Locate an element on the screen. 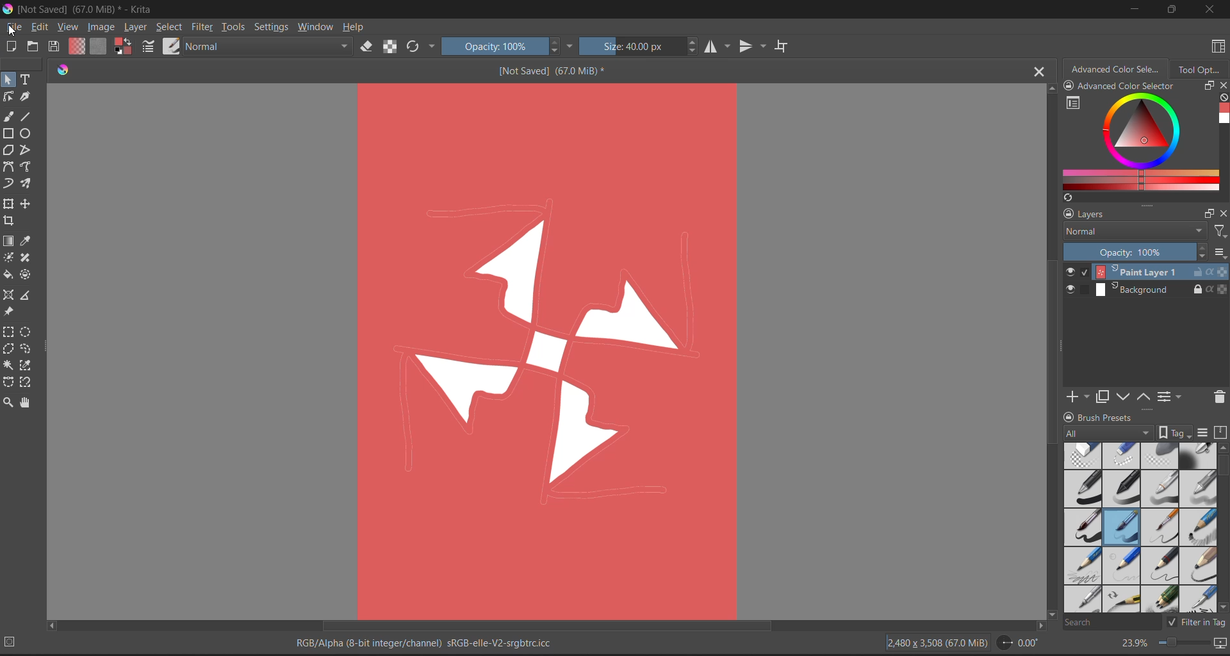 This screenshot has width=1230, height=656. tools is located at coordinates (10, 313).